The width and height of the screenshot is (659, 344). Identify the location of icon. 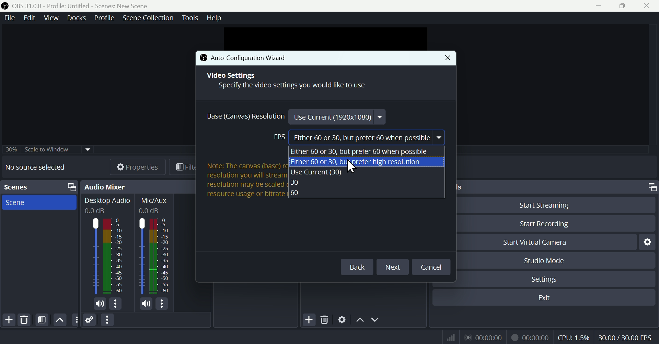
(5, 6).